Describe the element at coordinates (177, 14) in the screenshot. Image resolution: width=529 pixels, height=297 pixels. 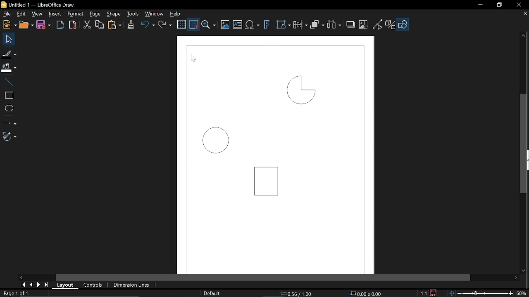
I see `Help` at that location.